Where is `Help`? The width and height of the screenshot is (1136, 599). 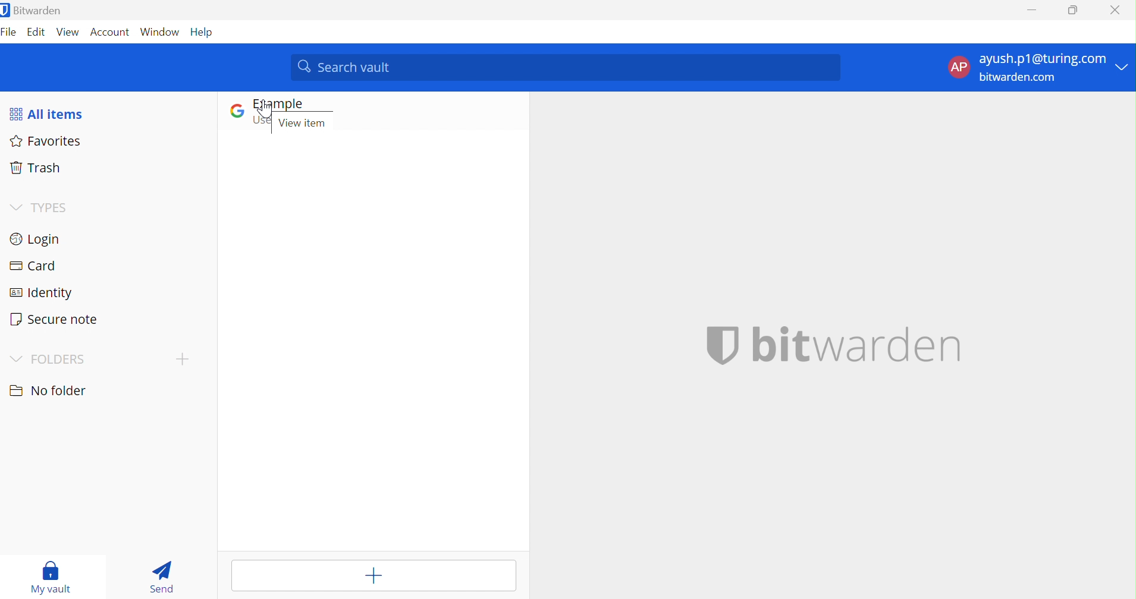
Help is located at coordinates (204, 32).